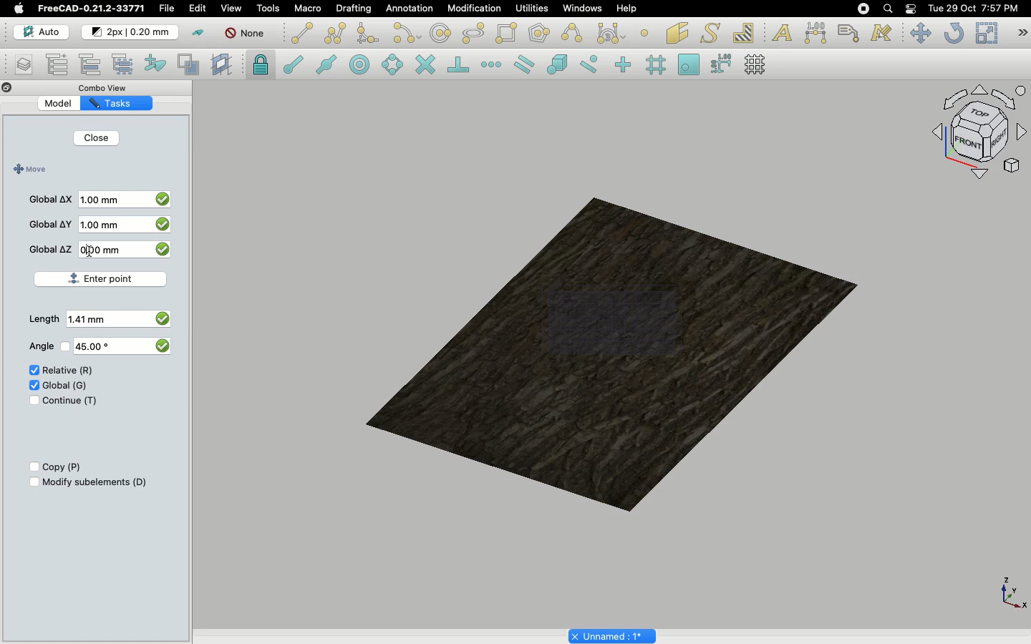 The image size is (1031, 644). What do you see at coordinates (593, 64) in the screenshot?
I see `Snap near` at bounding box center [593, 64].